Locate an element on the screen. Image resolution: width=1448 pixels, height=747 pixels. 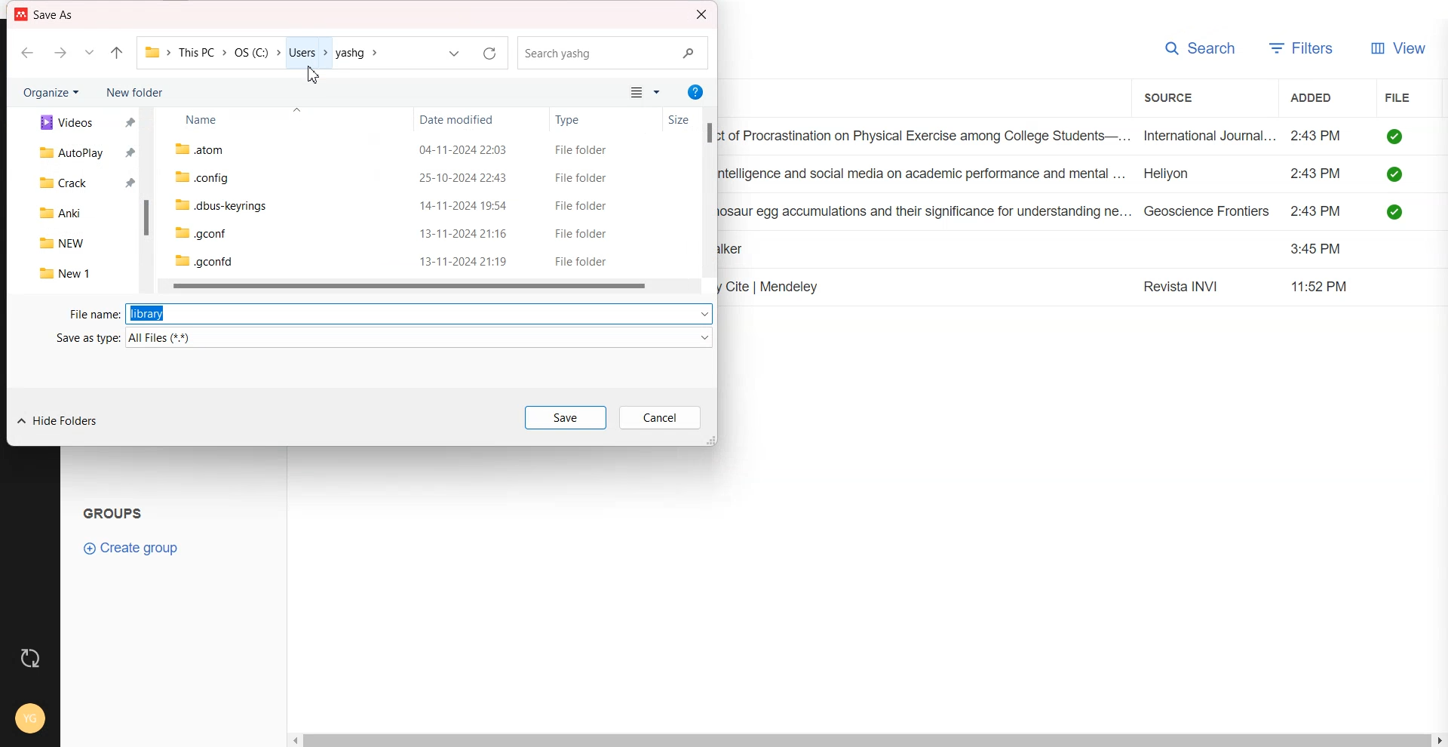
2:43PM is located at coordinates (1316, 174).